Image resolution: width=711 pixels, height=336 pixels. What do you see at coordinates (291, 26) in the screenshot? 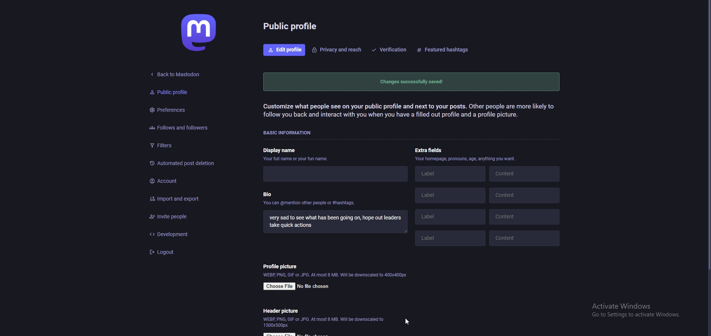
I see `public profile` at bounding box center [291, 26].